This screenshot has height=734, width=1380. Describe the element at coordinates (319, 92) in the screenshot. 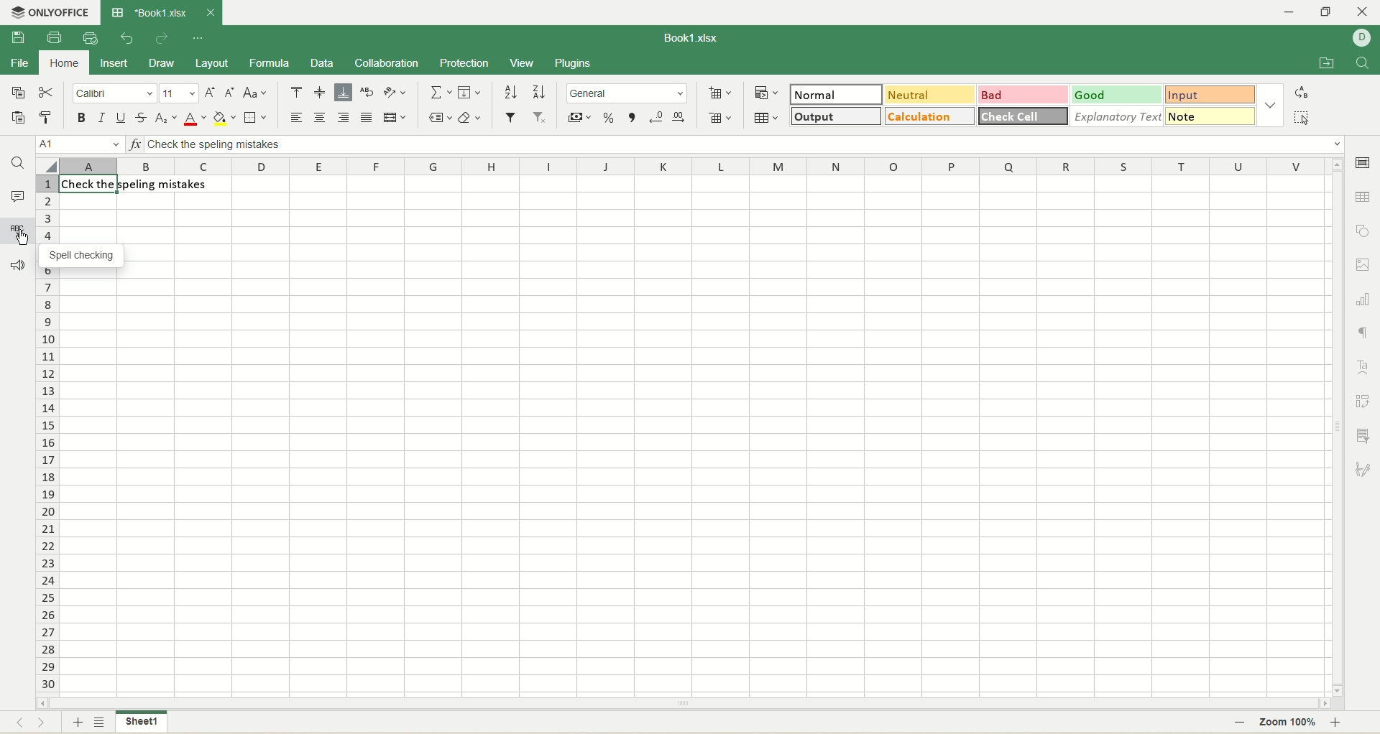

I see `align middle` at that location.